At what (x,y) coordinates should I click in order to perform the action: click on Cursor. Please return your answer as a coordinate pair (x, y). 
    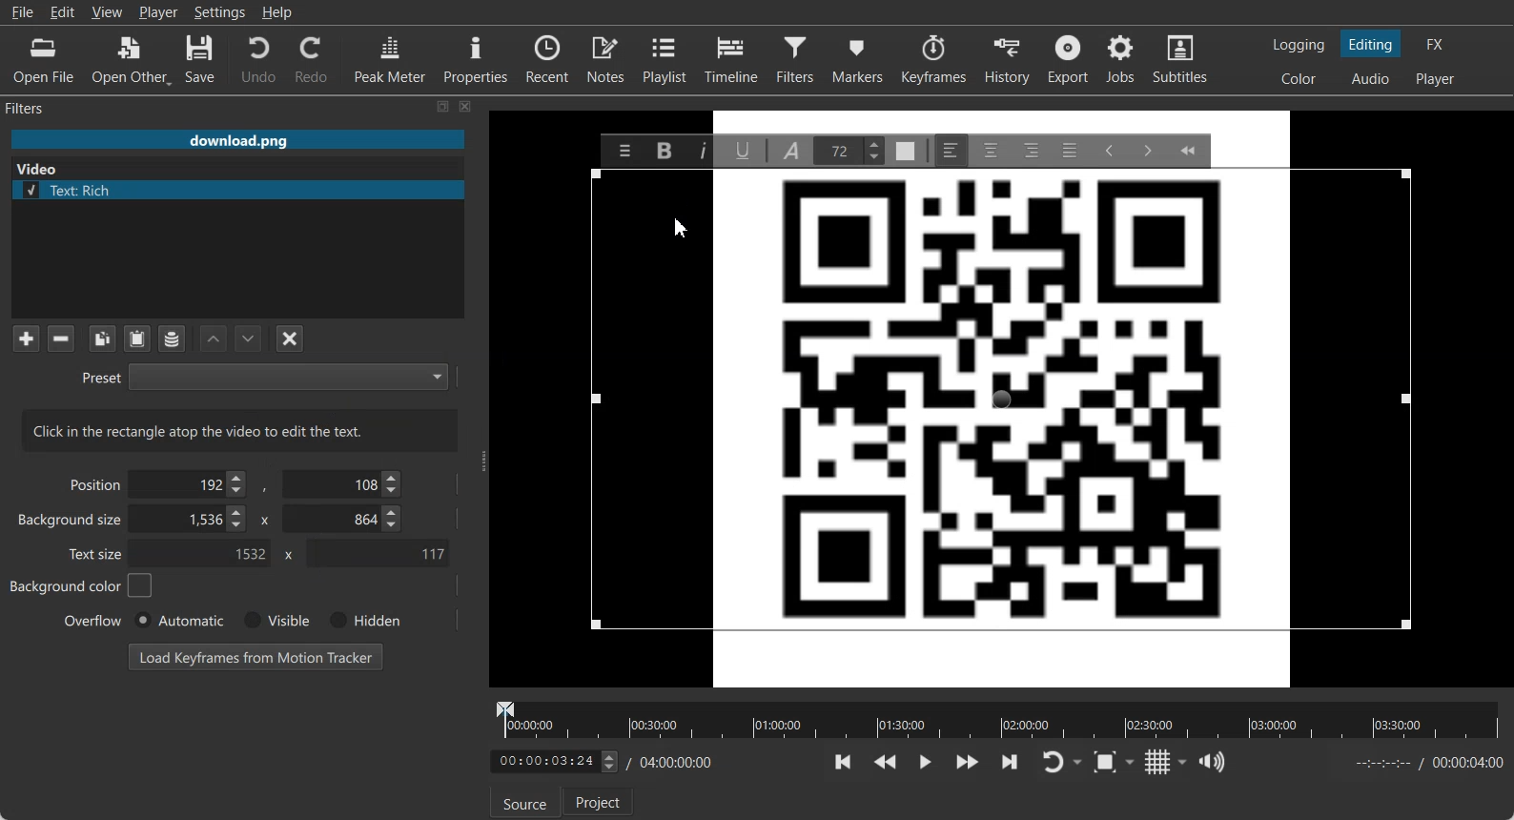
    Looking at the image, I should click on (681, 229).